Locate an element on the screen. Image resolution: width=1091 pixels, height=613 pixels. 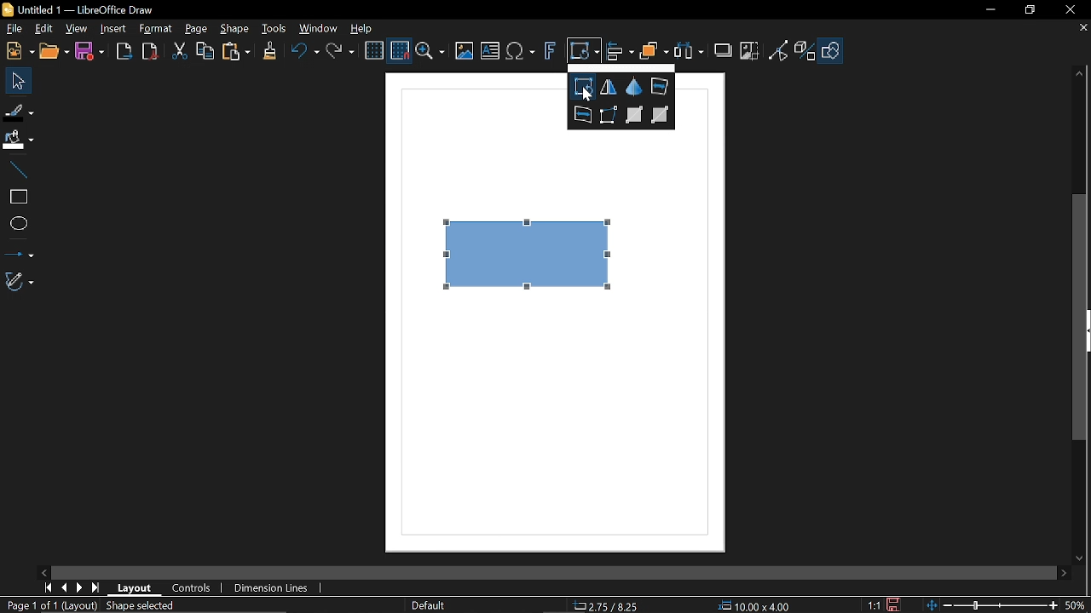
Rectangle (selected diagram) is located at coordinates (530, 249).